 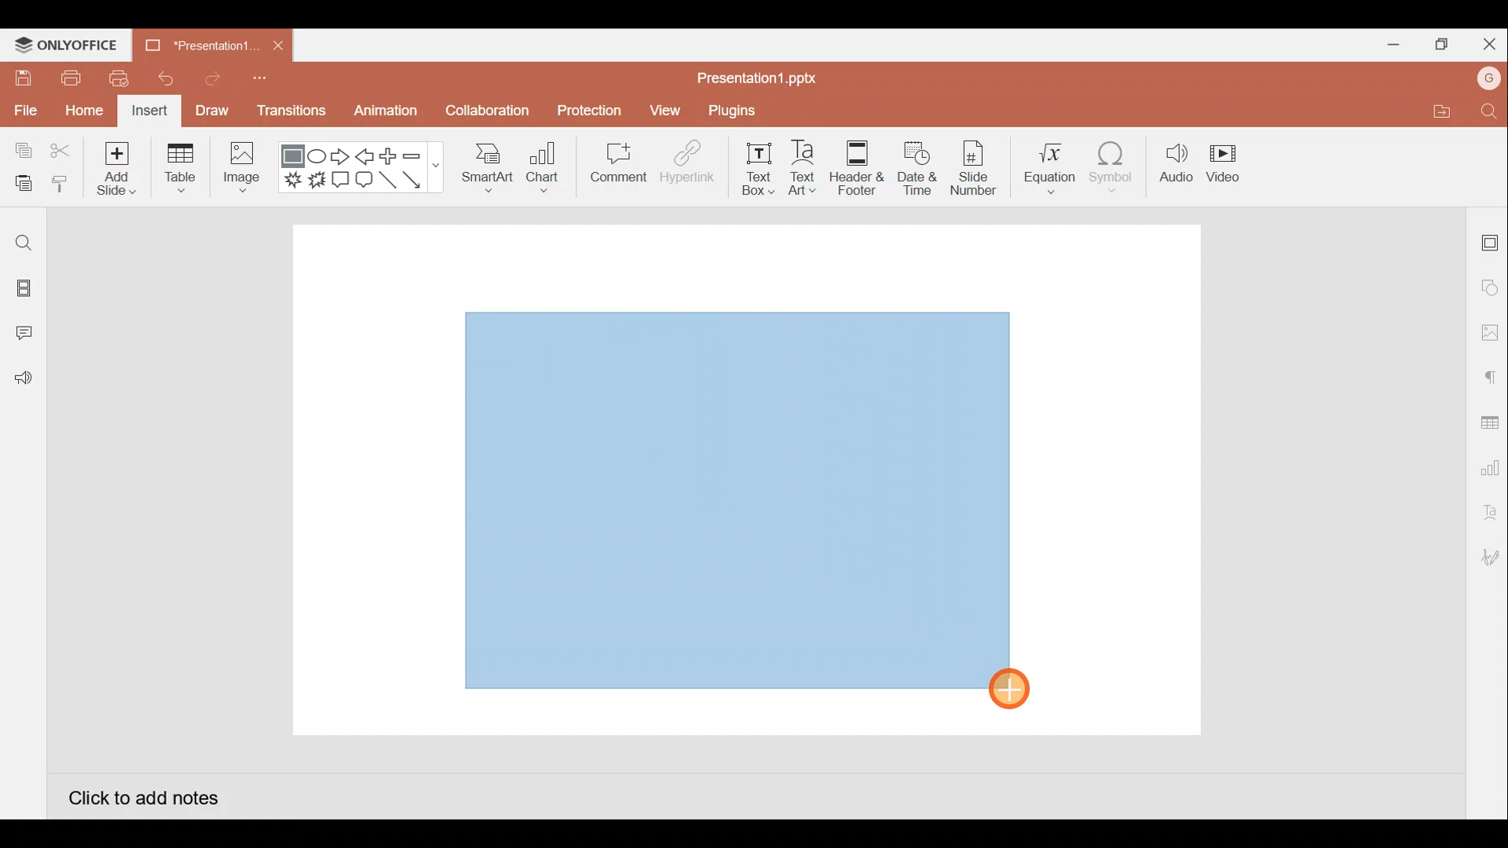 I want to click on Symbol, so click(x=1112, y=163).